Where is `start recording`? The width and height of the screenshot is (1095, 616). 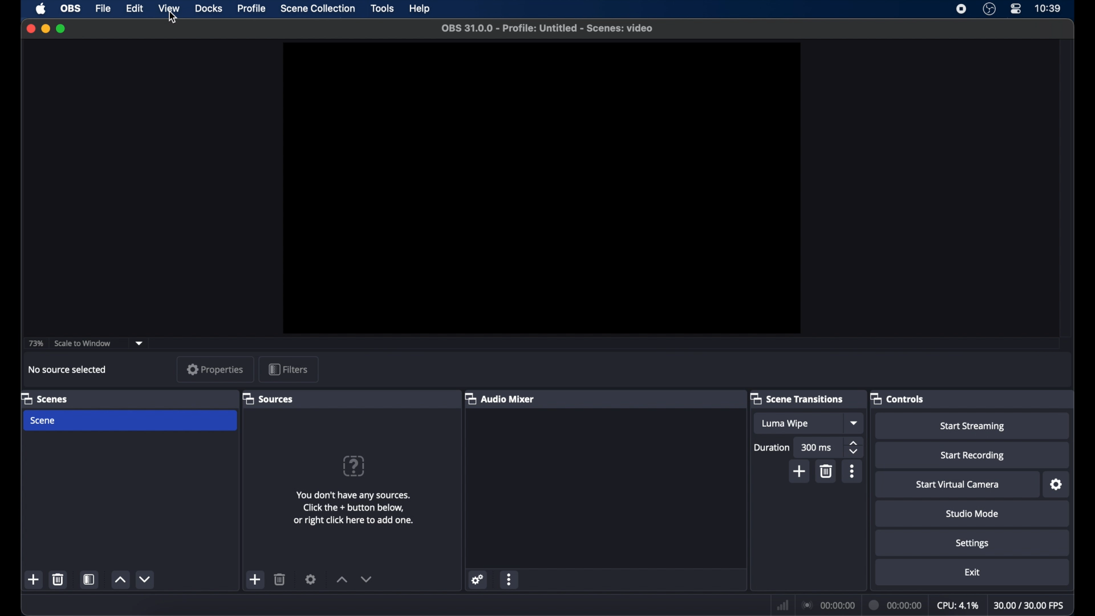
start recording is located at coordinates (972, 455).